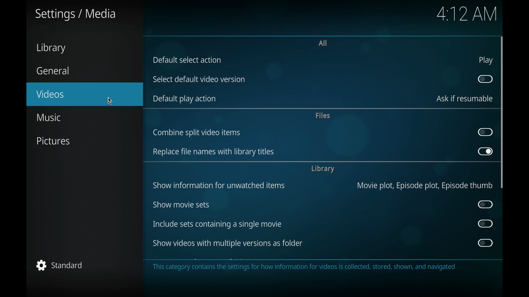  Describe the element at coordinates (466, 15) in the screenshot. I see `4:17 AM` at that location.